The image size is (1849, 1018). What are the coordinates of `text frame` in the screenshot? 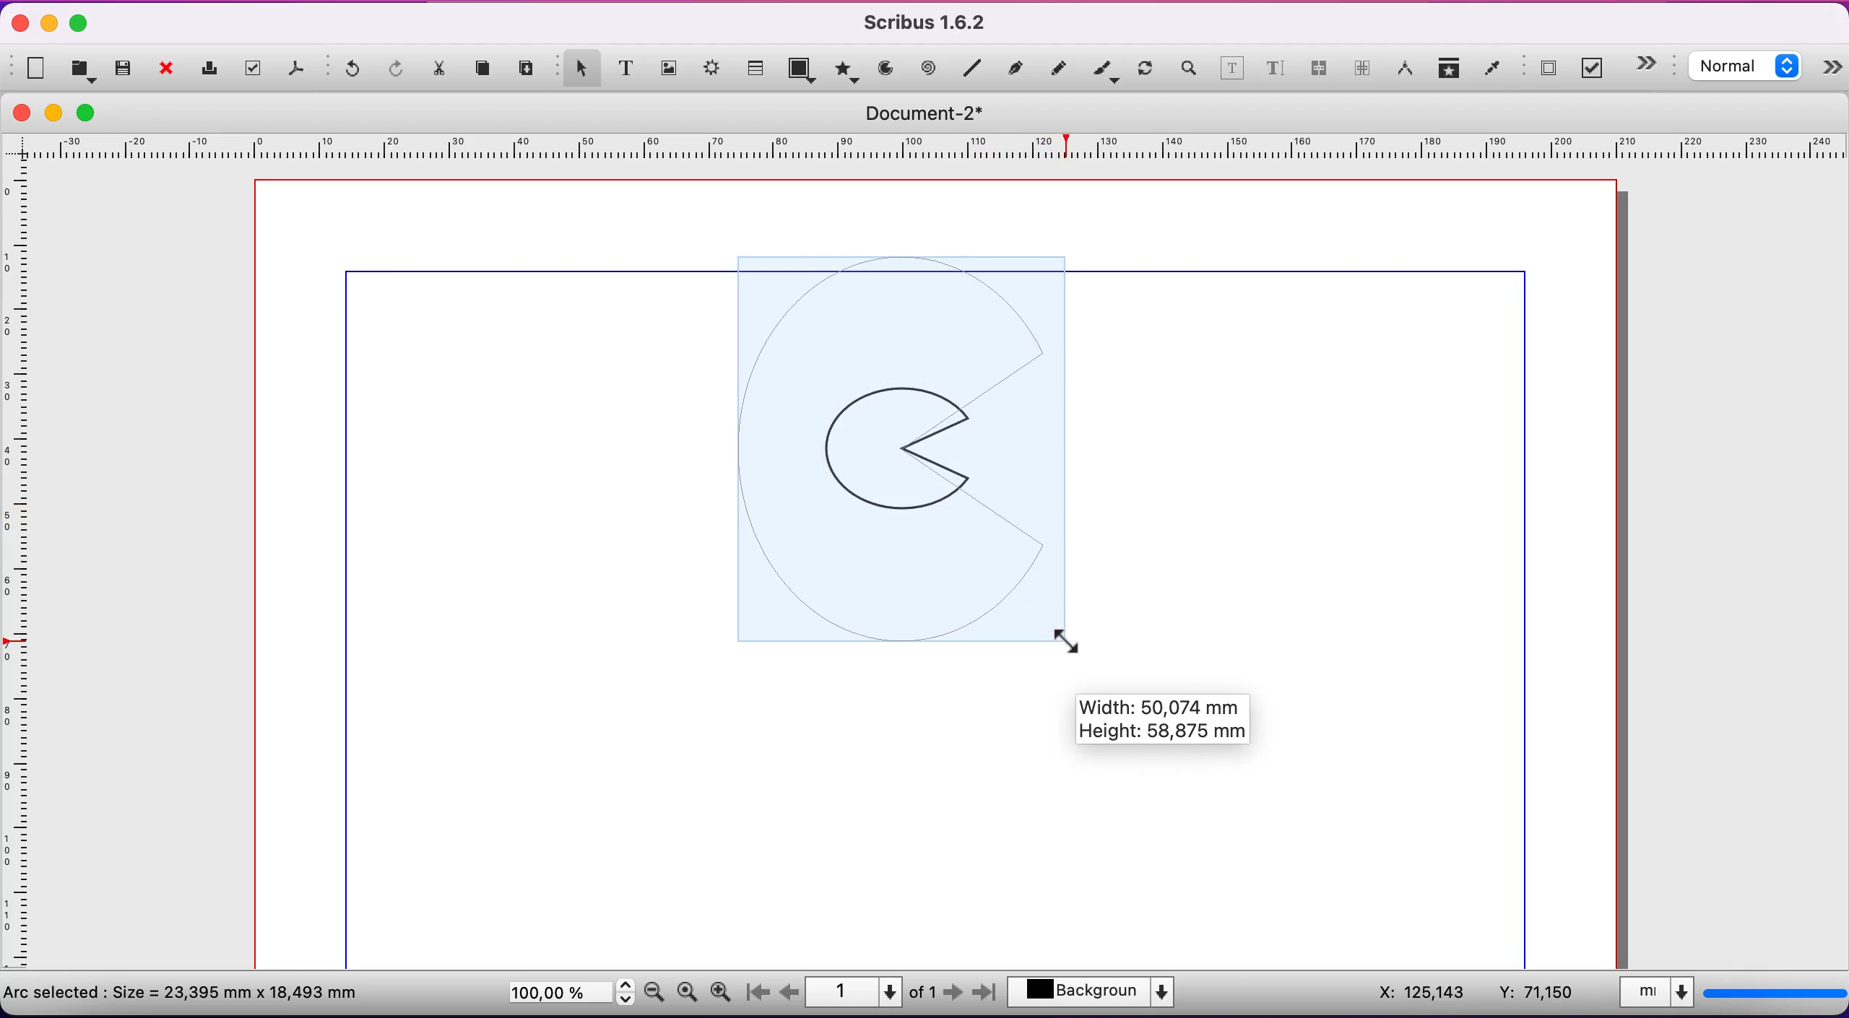 It's located at (626, 67).